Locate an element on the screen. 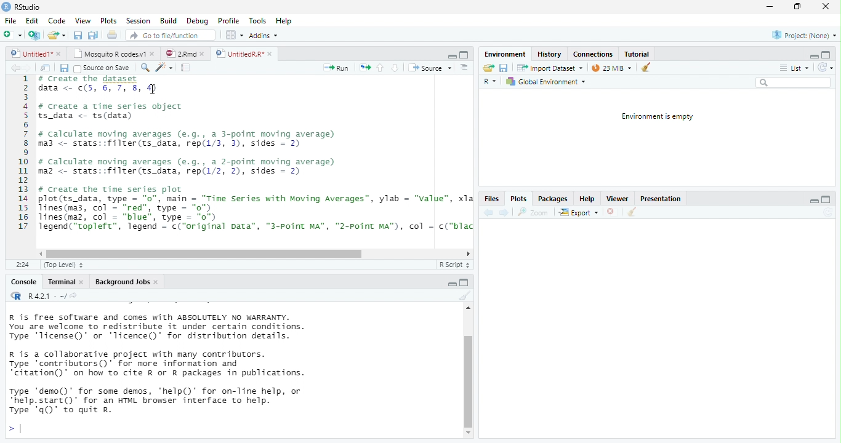  close is located at coordinates (272, 54).